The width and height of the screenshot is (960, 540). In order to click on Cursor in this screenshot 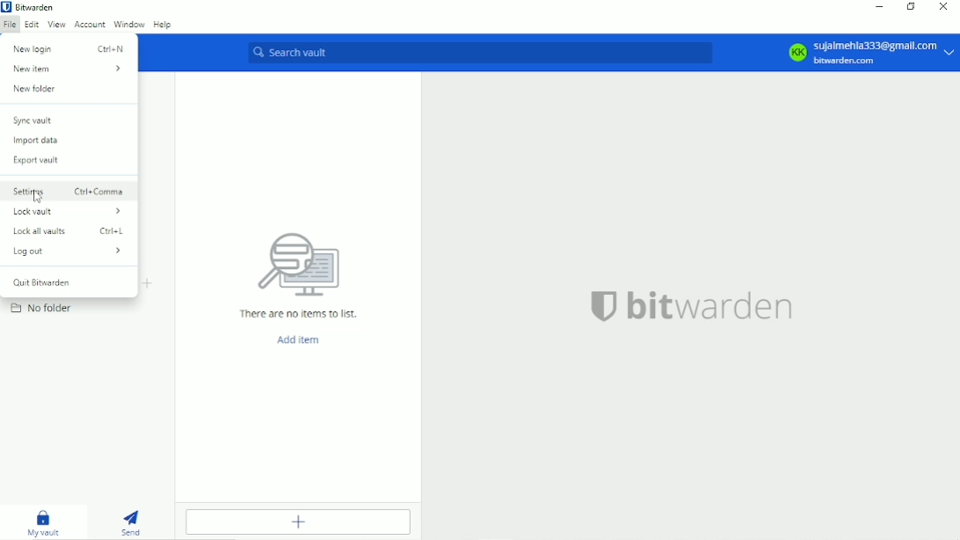, I will do `click(37, 196)`.